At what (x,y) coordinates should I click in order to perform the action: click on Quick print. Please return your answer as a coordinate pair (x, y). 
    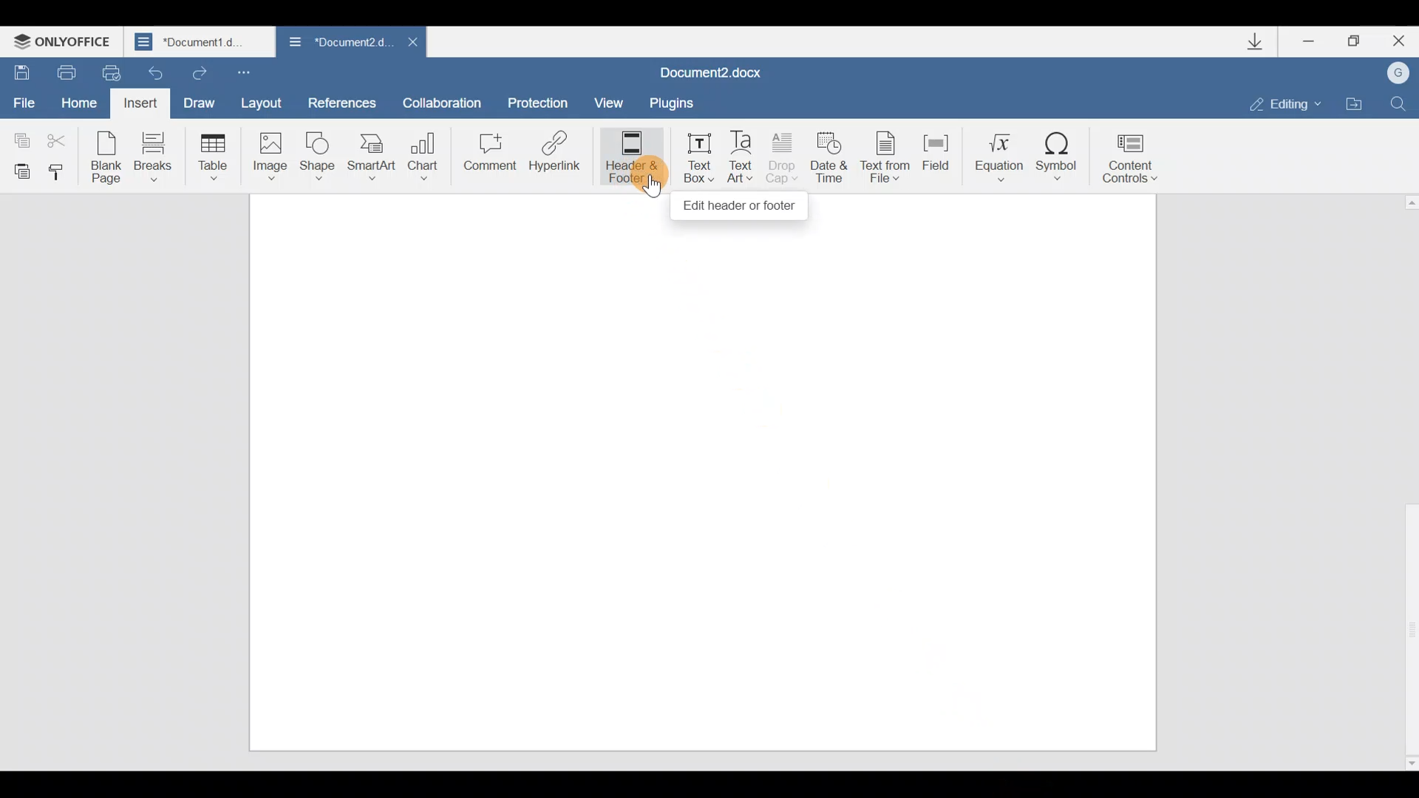
    Looking at the image, I should click on (112, 72).